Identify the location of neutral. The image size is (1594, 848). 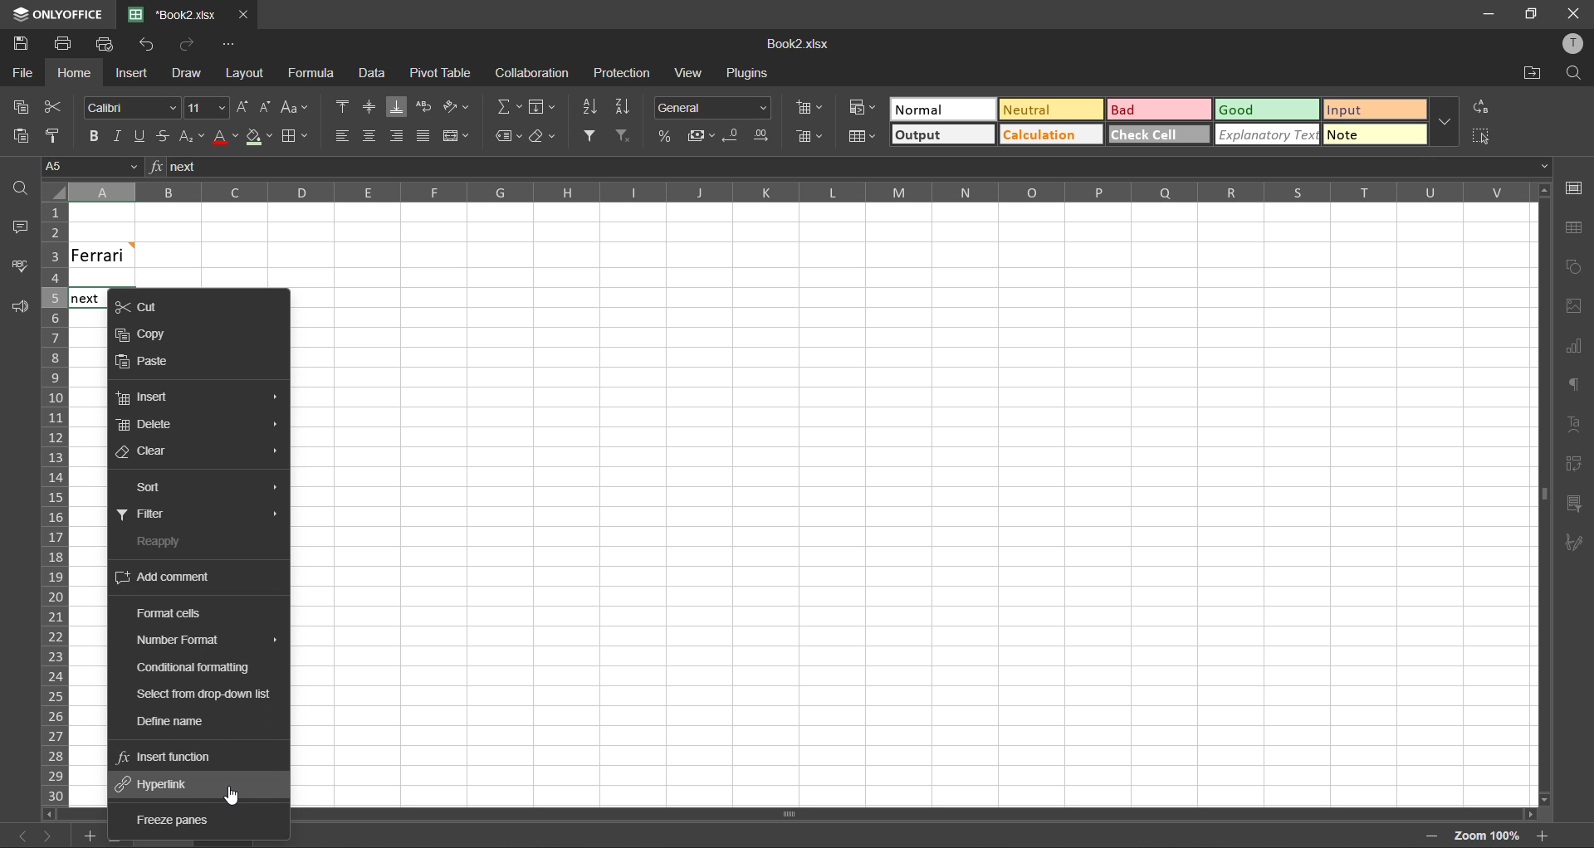
(1048, 110).